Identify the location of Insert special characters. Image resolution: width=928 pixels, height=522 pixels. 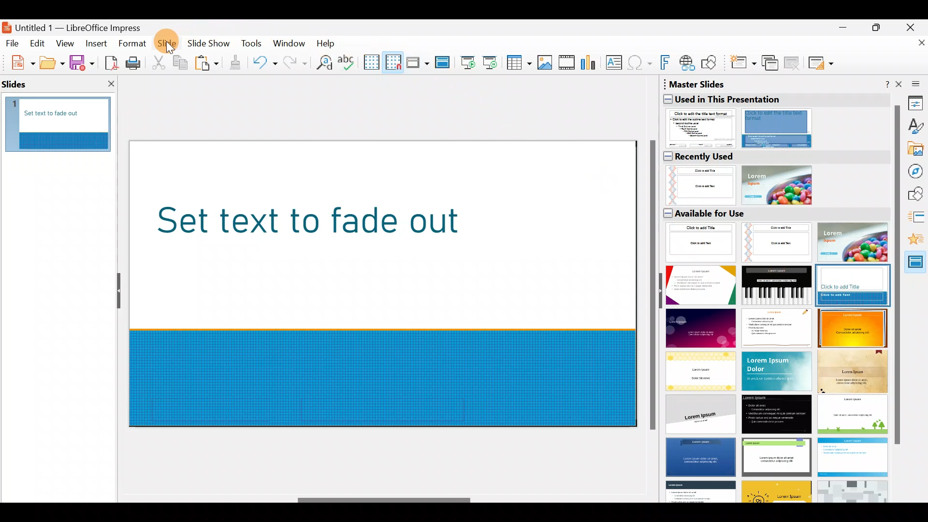
(641, 64).